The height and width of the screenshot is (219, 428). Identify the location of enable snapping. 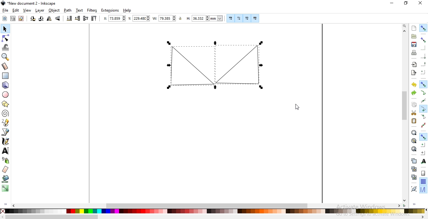
(424, 28).